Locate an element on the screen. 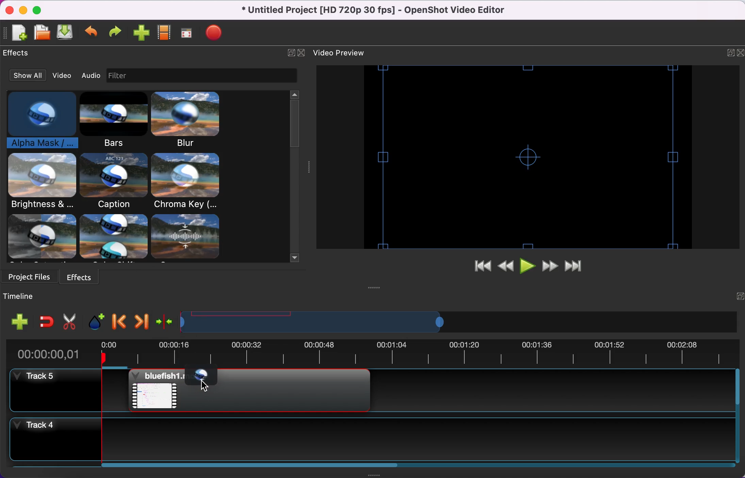 This screenshot has width=745, height=478. chroma key is located at coordinates (187, 181).